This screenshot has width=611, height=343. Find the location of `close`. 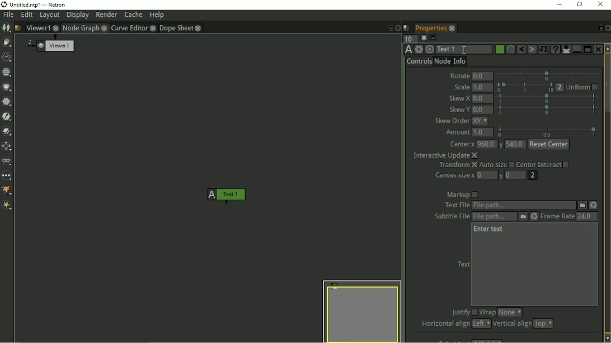

close is located at coordinates (199, 28).